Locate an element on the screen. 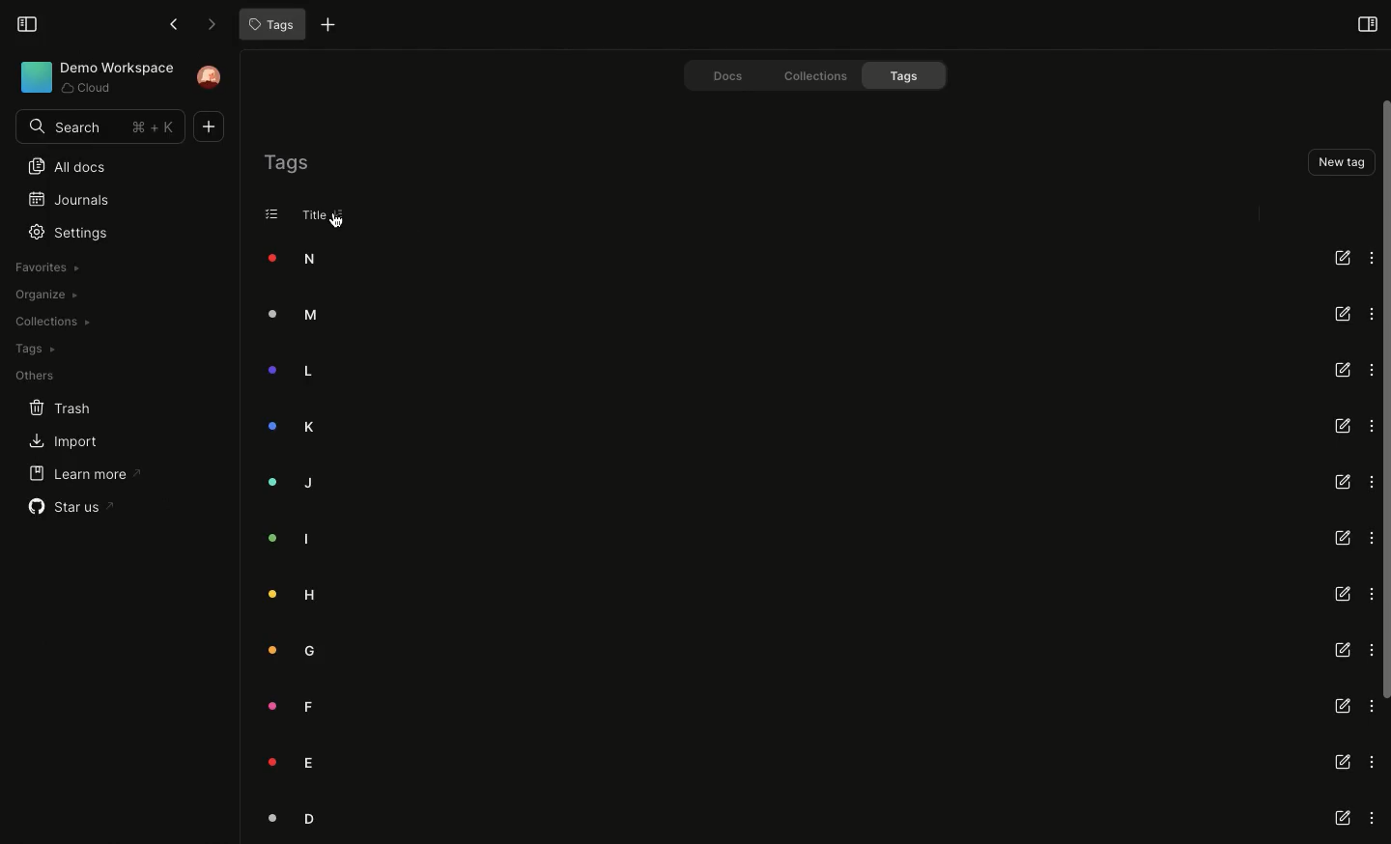 The image size is (1391, 844). Docs is located at coordinates (717, 73).